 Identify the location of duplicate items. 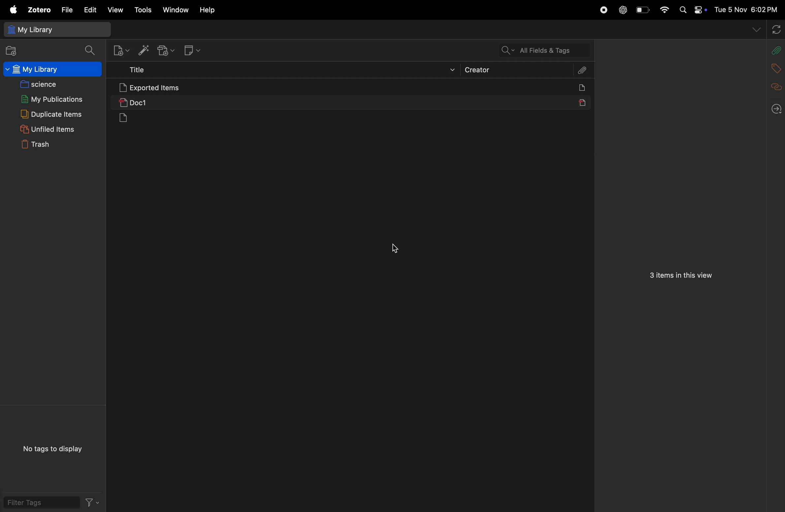
(49, 115).